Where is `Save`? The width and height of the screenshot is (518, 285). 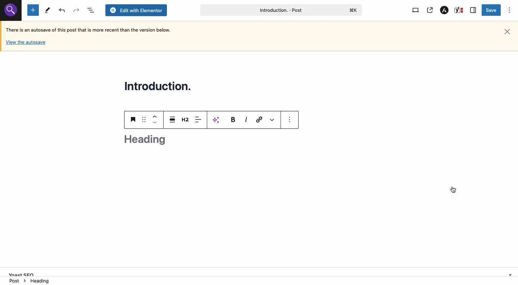 Save is located at coordinates (492, 10).